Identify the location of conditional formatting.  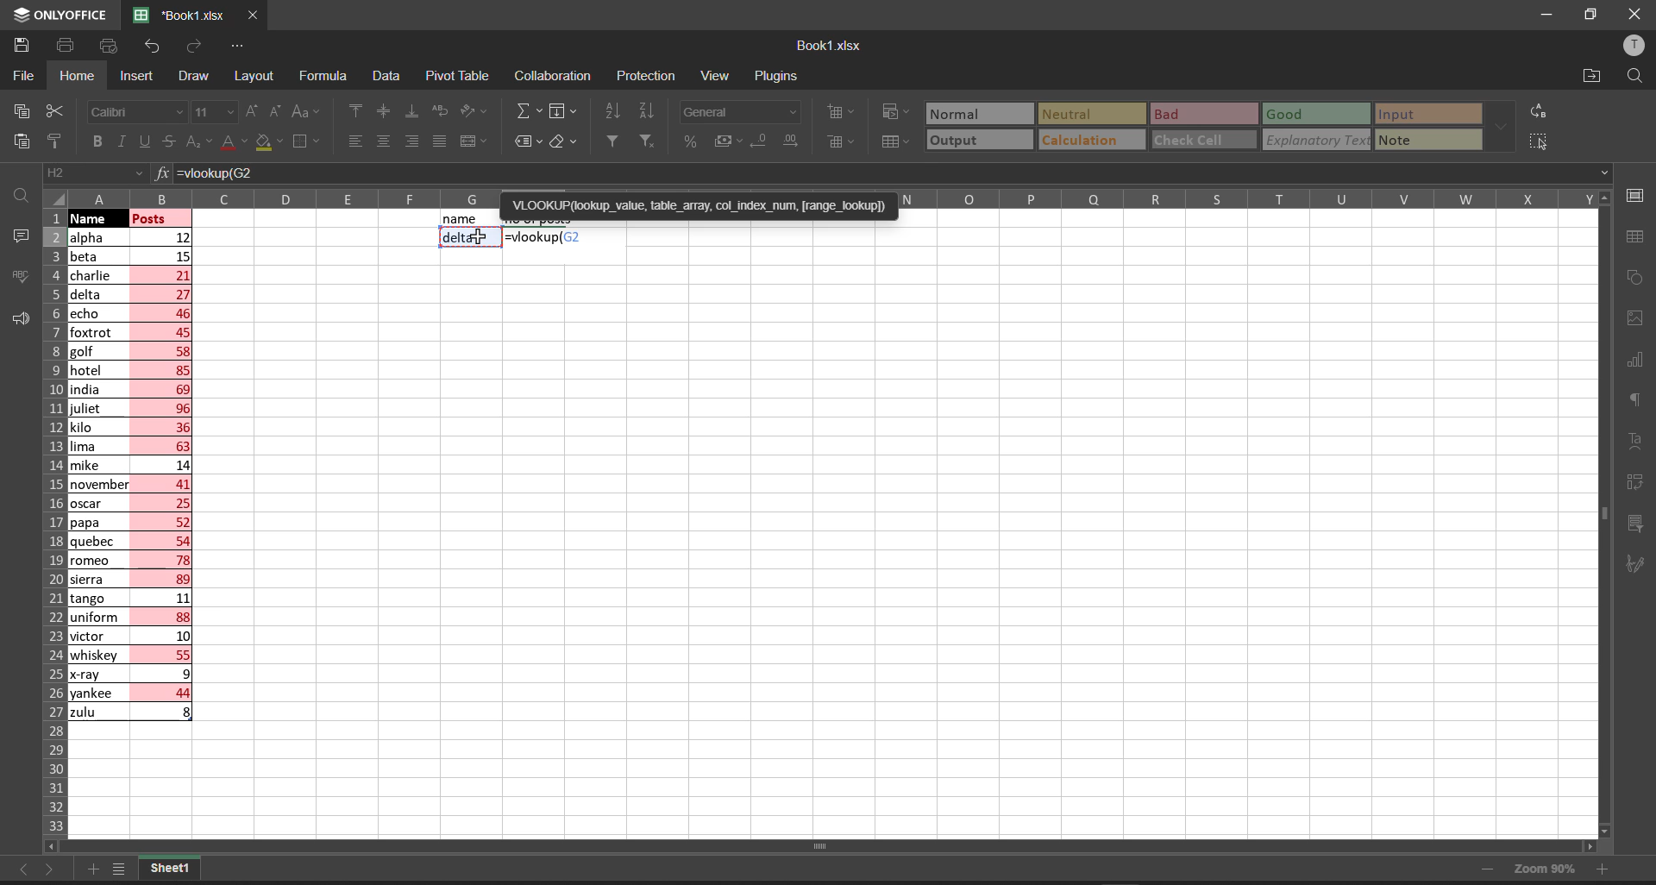
(894, 110).